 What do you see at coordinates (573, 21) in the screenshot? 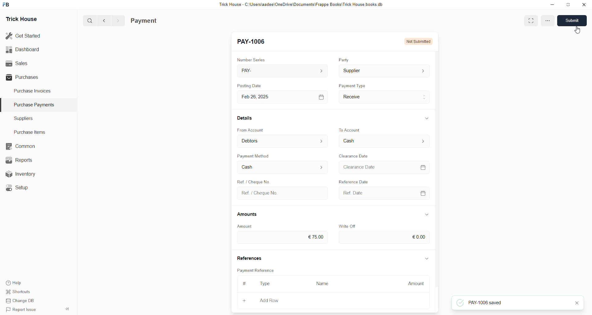
I see `Save` at bounding box center [573, 21].